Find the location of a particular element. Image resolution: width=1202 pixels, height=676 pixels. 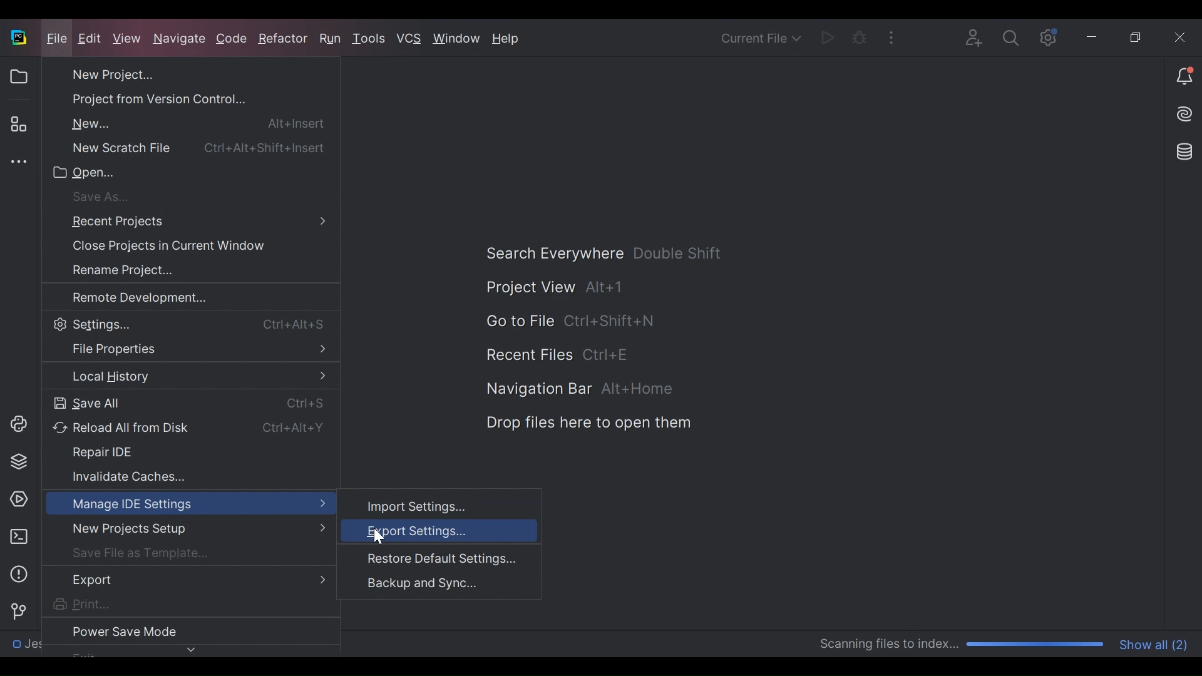

Navigate is located at coordinates (180, 40).